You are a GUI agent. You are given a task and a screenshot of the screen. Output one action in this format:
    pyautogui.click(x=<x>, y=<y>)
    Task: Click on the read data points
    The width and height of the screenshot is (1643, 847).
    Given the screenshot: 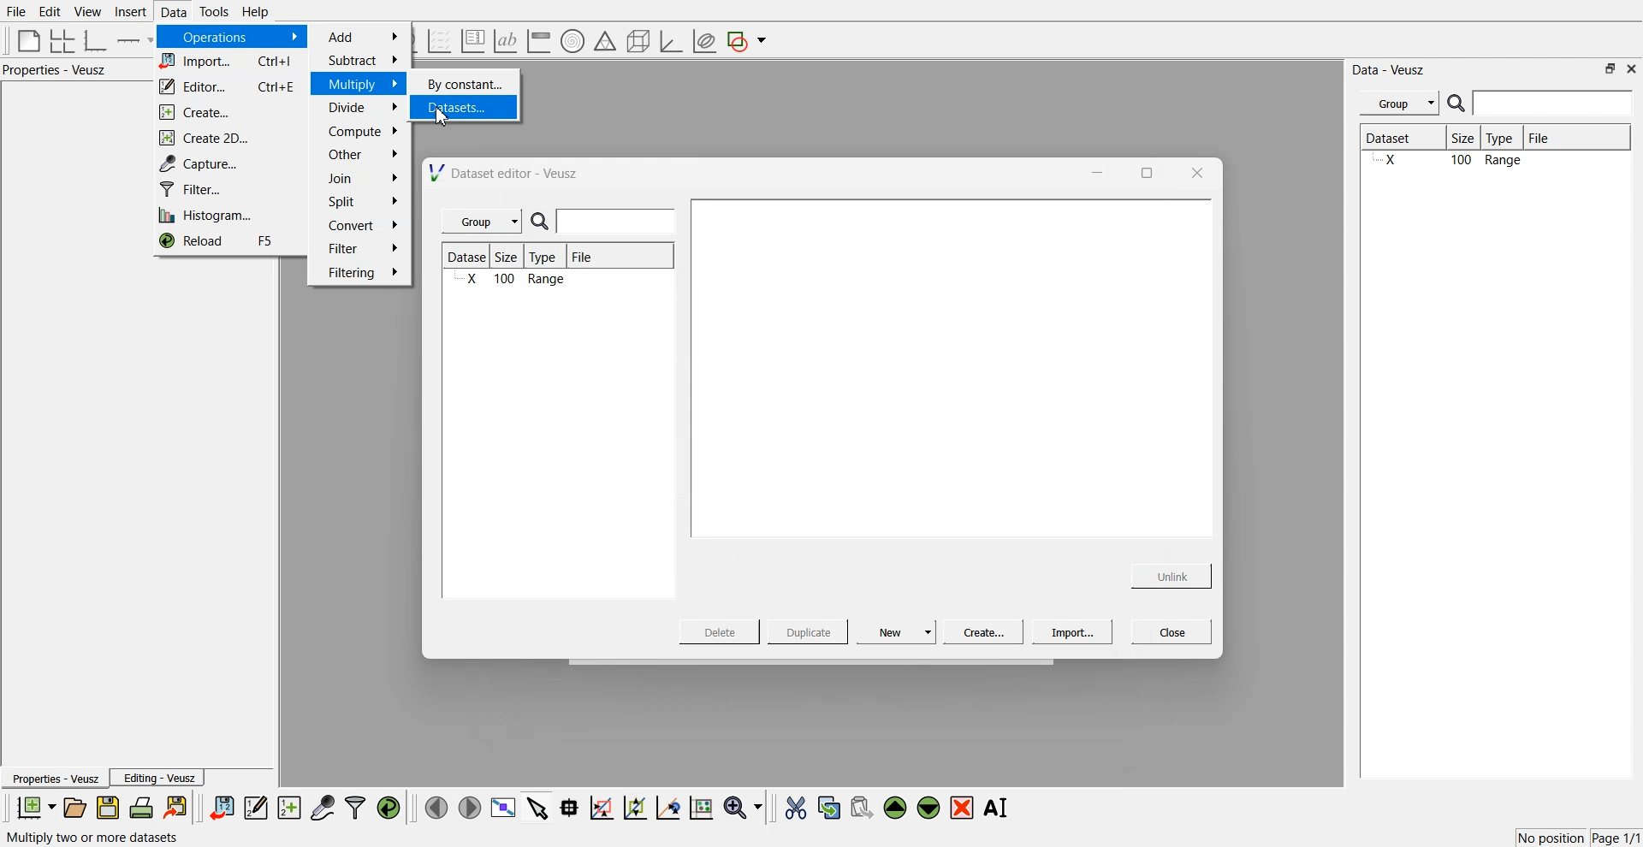 What is the action you would take?
    pyautogui.click(x=569, y=808)
    